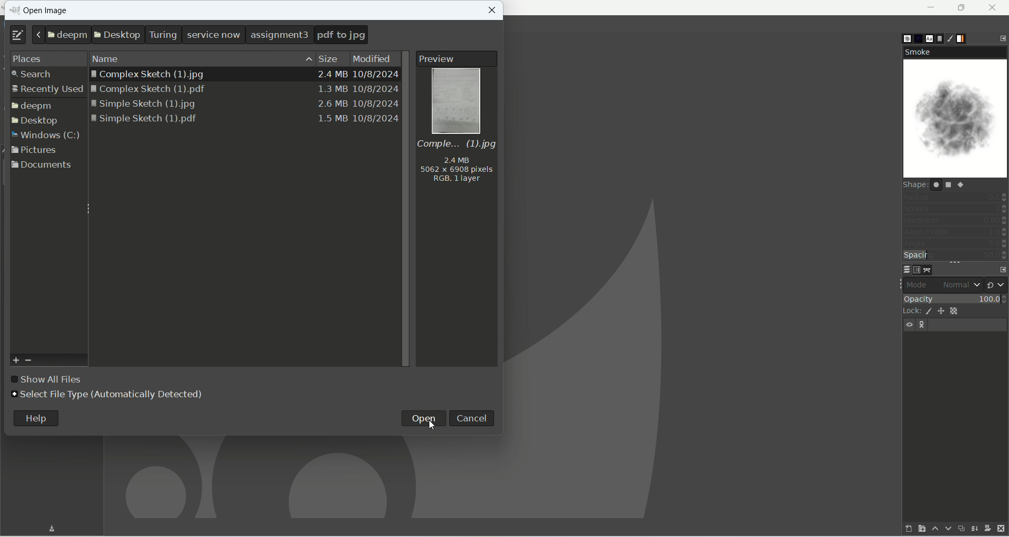  I want to click on pictures, so click(36, 151).